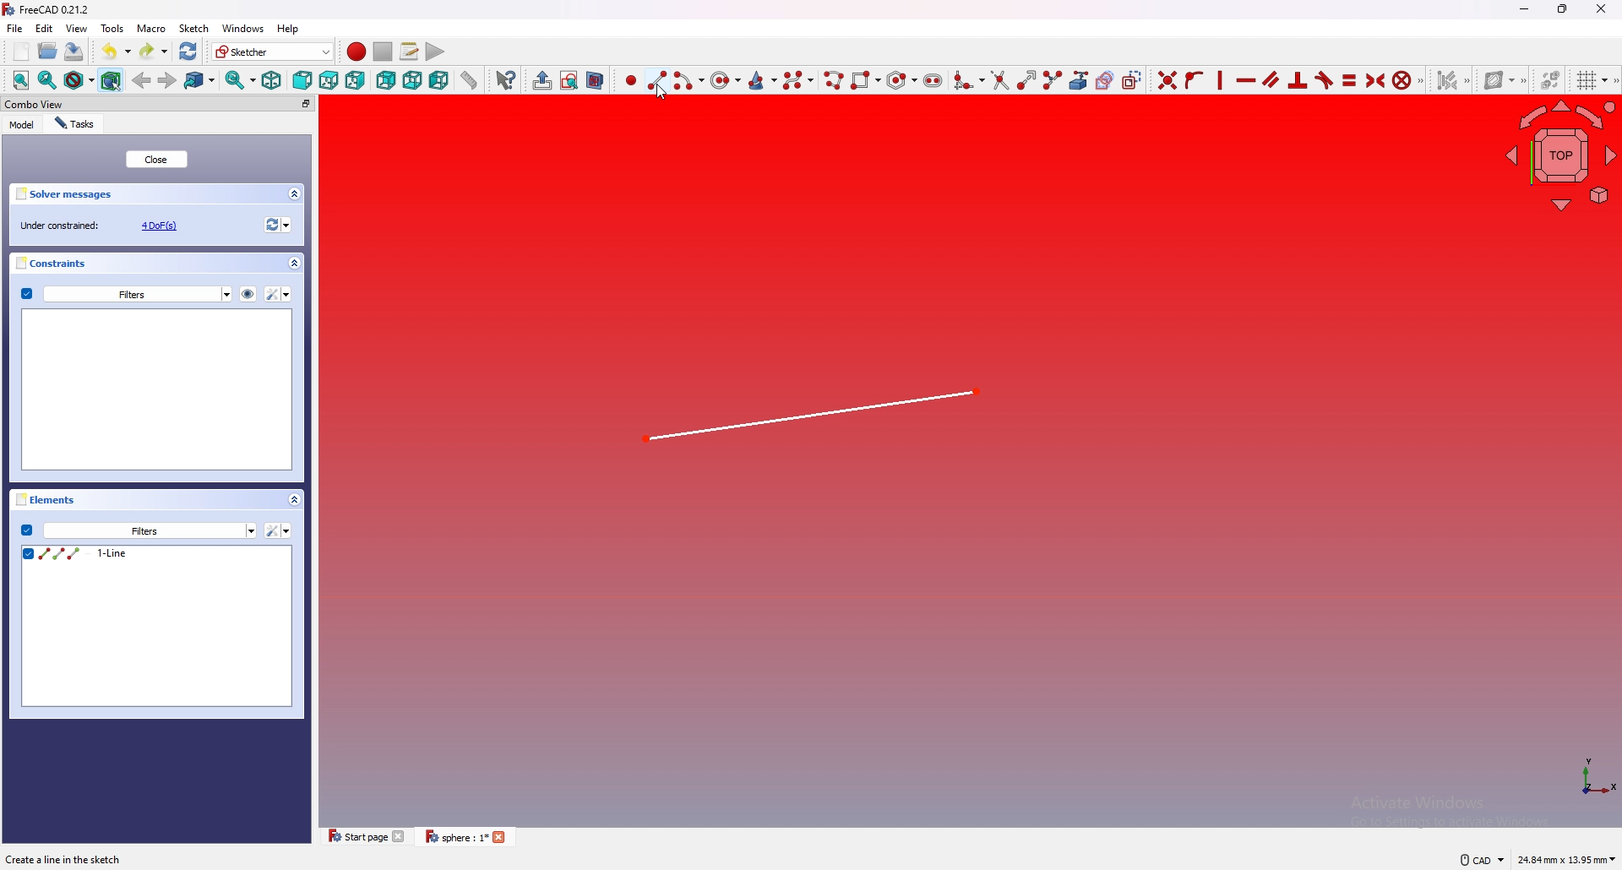  Describe the element at coordinates (864, 79) in the screenshot. I see `Create rectangle` at that location.